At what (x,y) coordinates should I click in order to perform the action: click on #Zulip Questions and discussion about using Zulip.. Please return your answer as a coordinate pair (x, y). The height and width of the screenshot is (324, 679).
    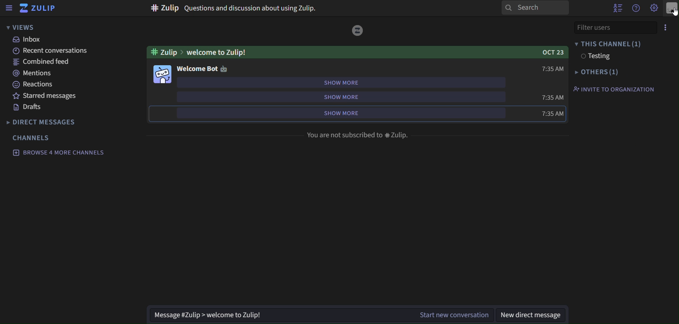
    Looking at the image, I should click on (236, 7).